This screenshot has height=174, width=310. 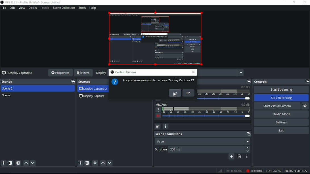 What do you see at coordinates (281, 82) in the screenshot?
I see `Controls` at bounding box center [281, 82].